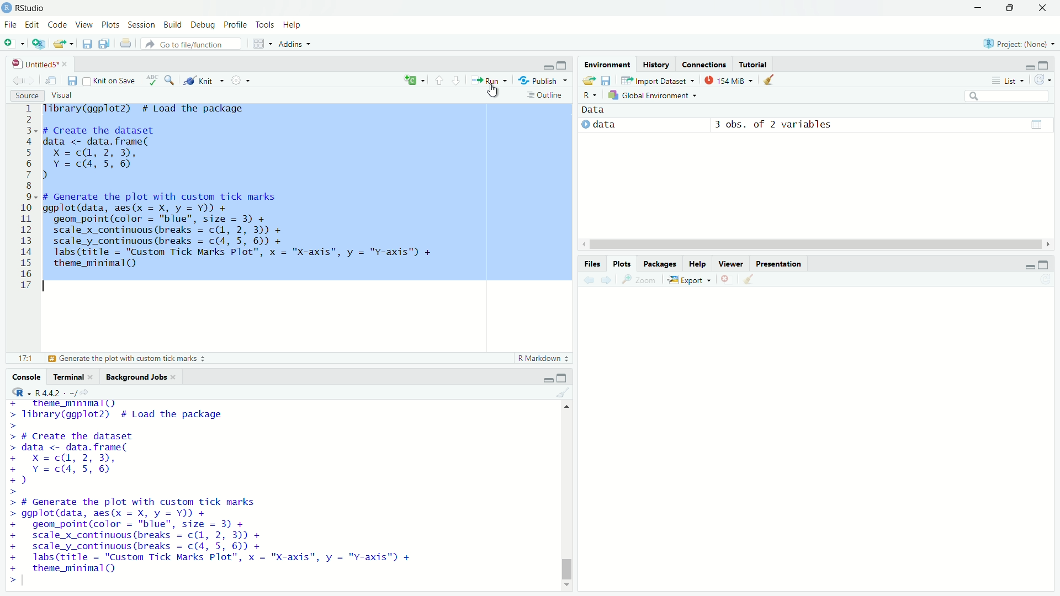  I want to click on edit, so click(33, 25).